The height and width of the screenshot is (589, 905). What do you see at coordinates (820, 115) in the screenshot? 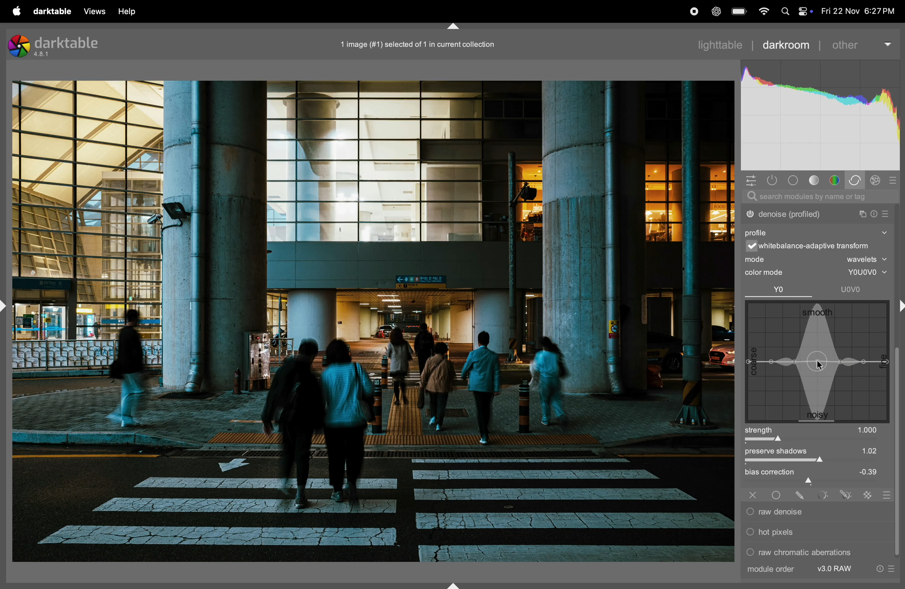
I see `histogram` at bounding box center [820, 115].